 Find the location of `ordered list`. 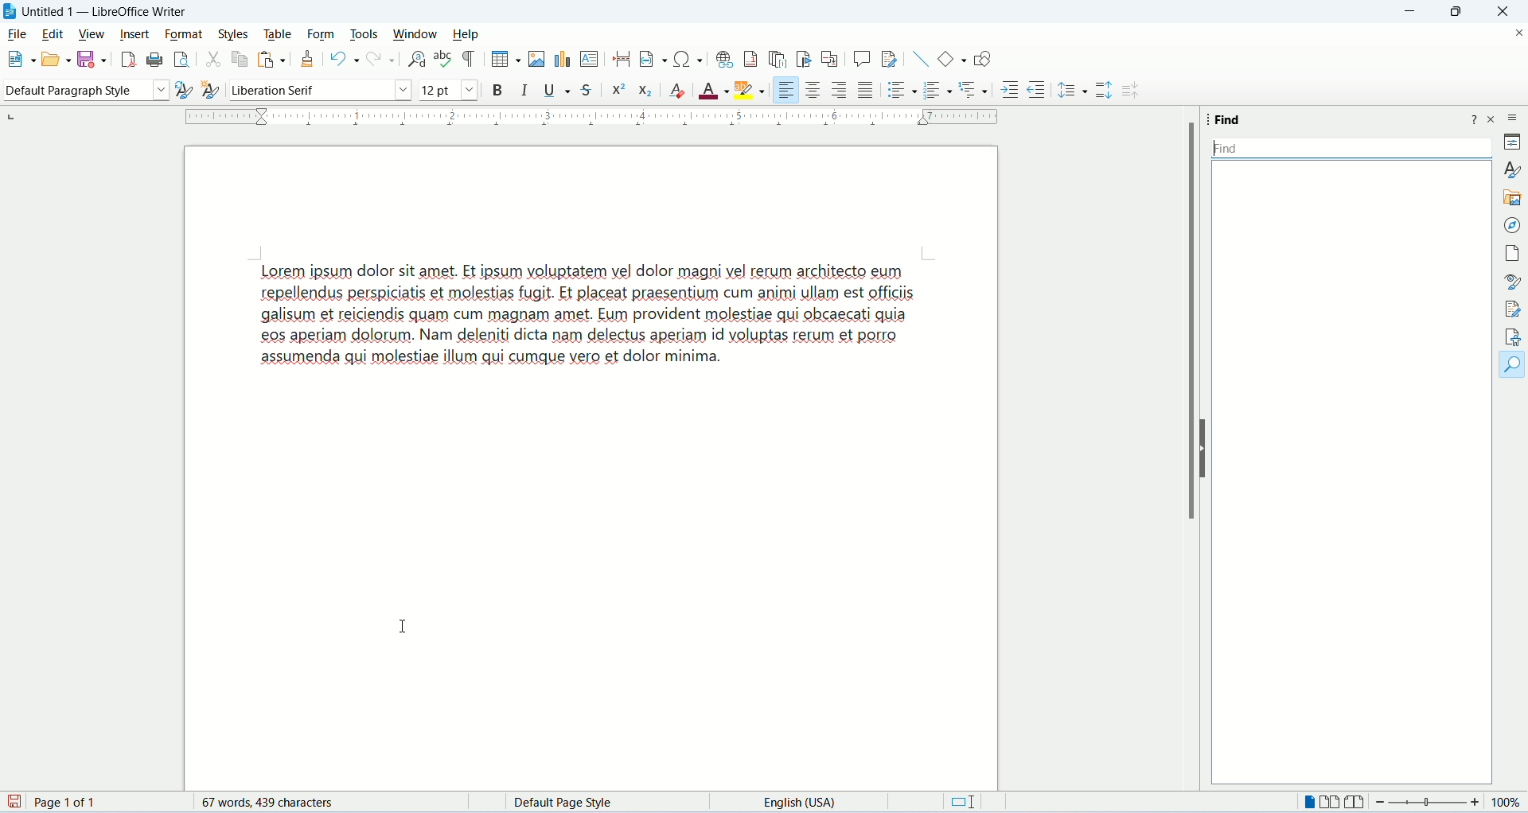

ordered list is located at coordinates (931, 90).